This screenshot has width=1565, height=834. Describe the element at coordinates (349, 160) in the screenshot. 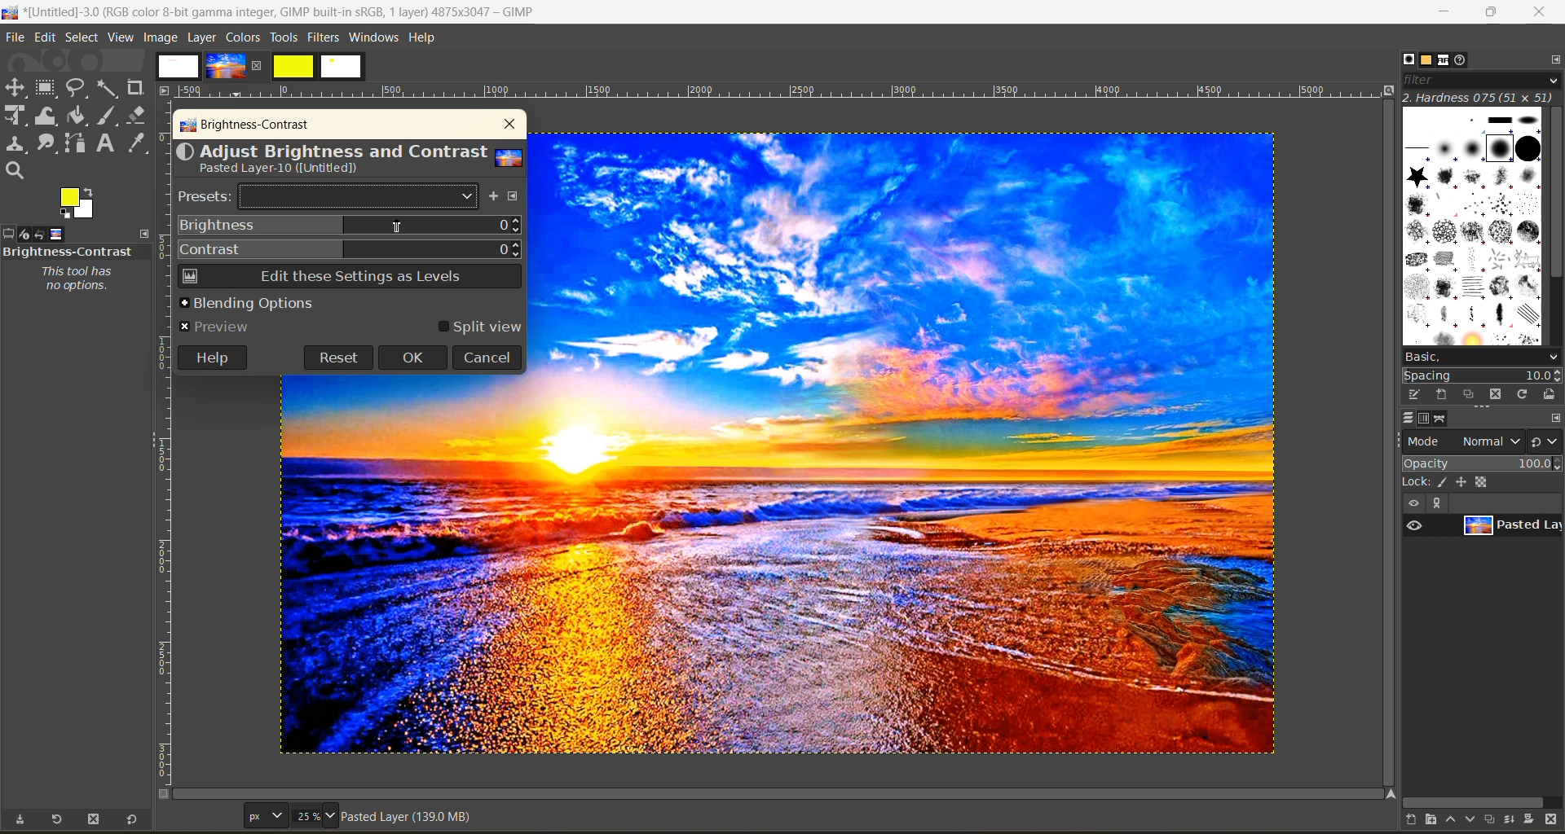

I see `adjust brightness and contrast` at that location.